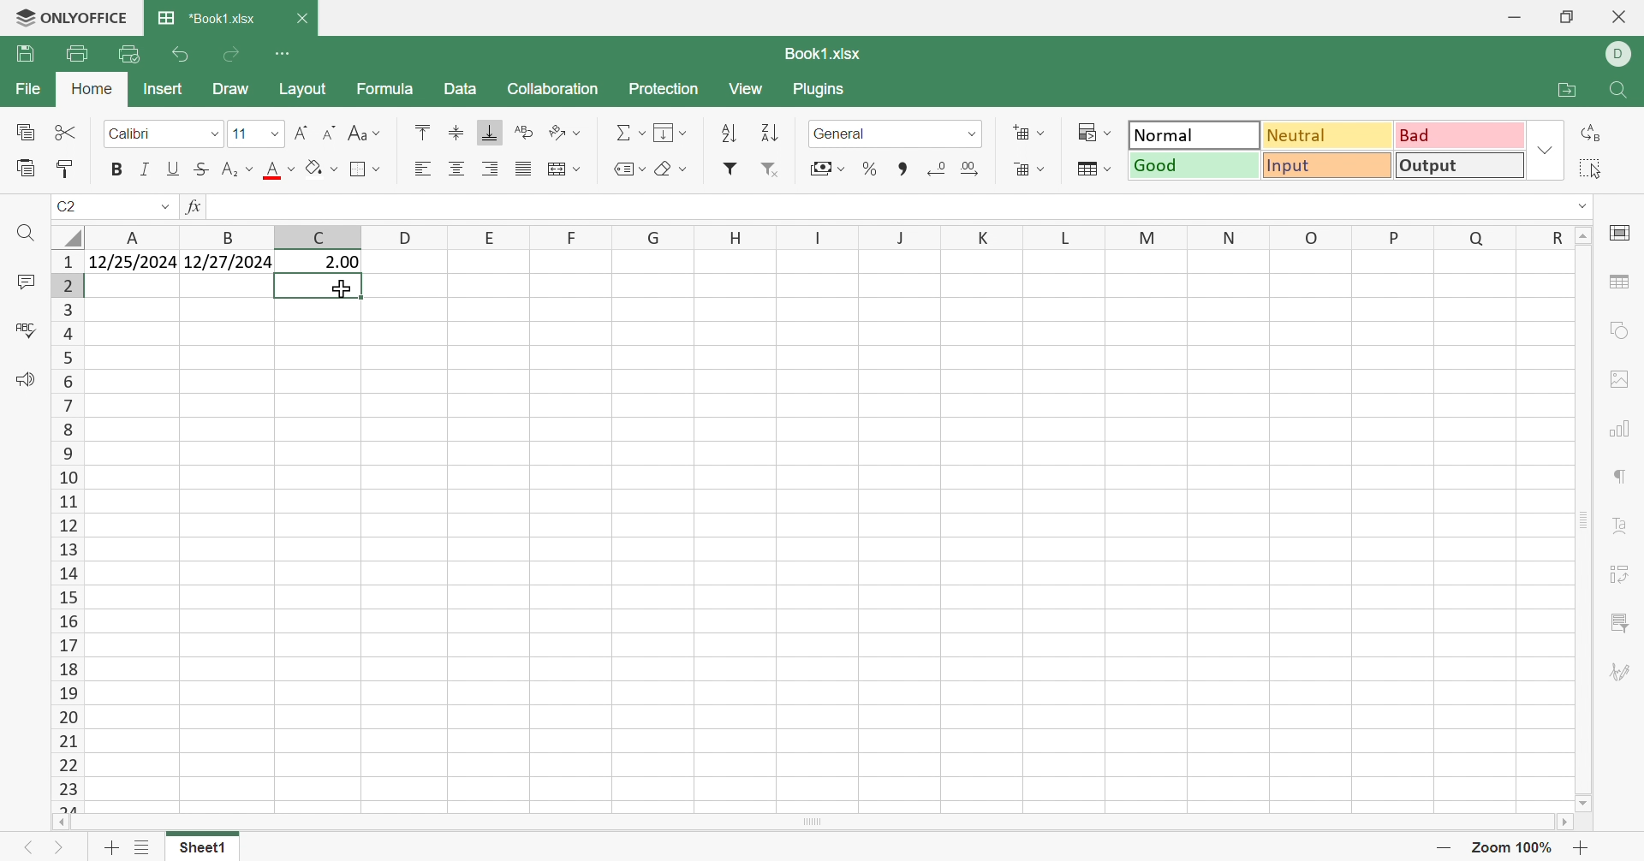 Image resolution: width=1644 pixels, height=861 pixels. I want to click on Collaboration, so click(554, 88).